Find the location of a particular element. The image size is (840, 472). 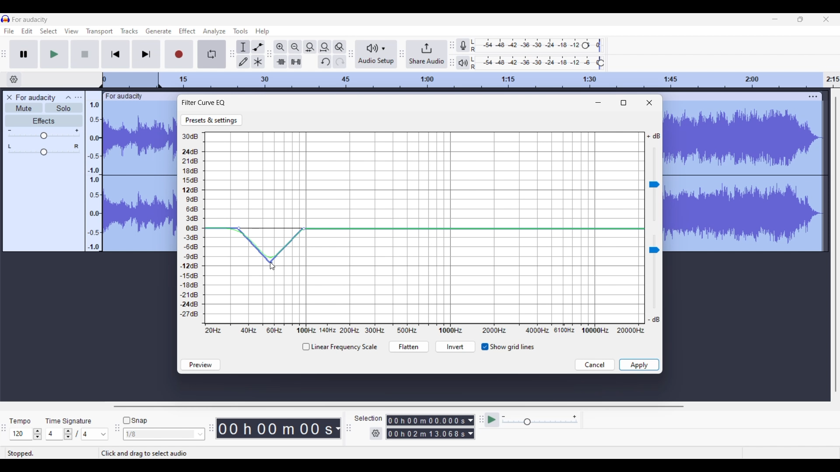

Collapse is located at coordinates (69, 97).